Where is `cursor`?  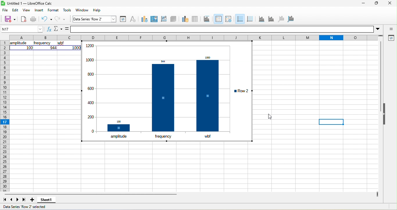 cursor is located at coordinates (269, 116).